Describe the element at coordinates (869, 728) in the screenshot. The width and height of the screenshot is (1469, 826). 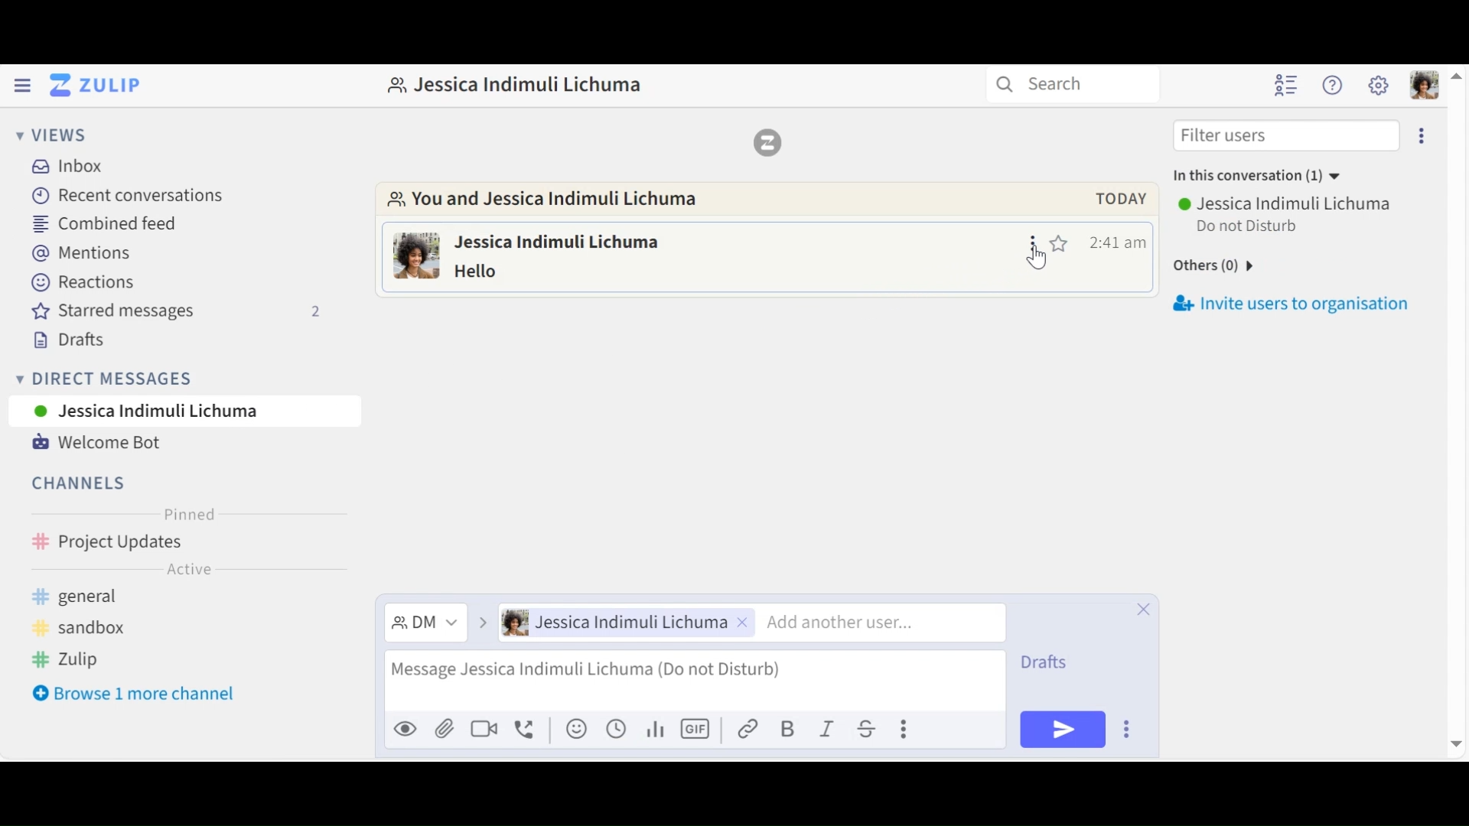
I see `Strikethrough` at that location.